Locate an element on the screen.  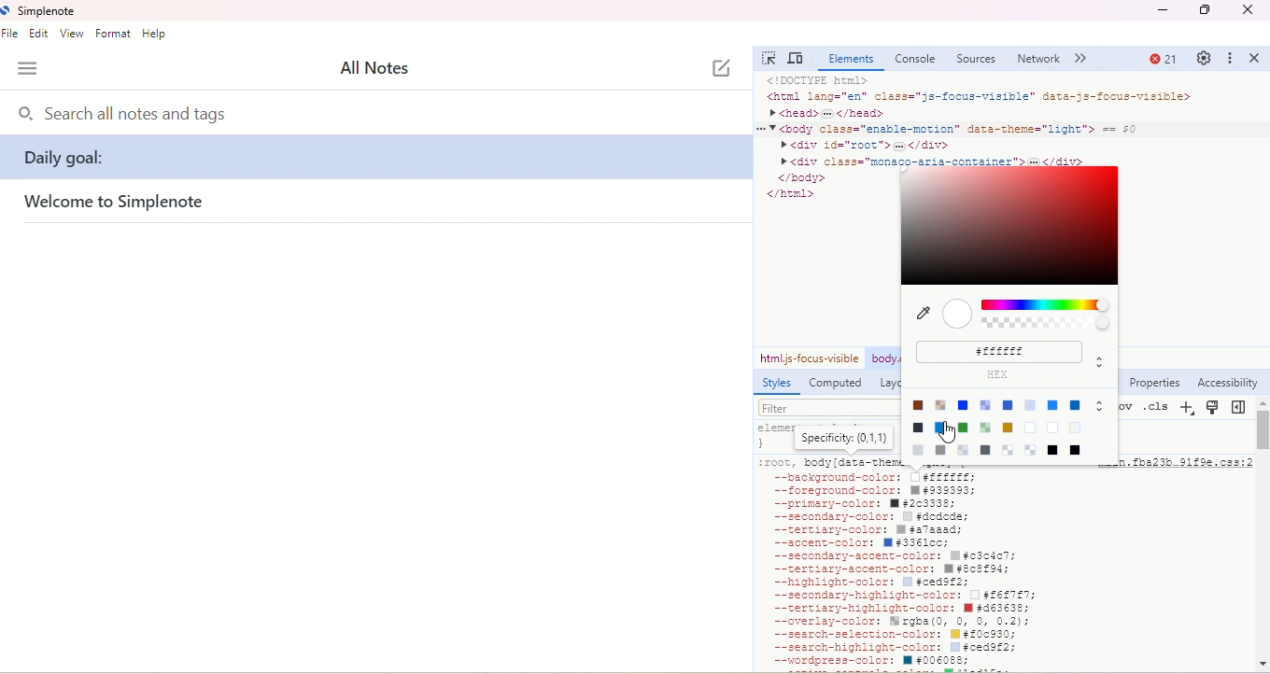
layout is located at coordinates (890, 384).